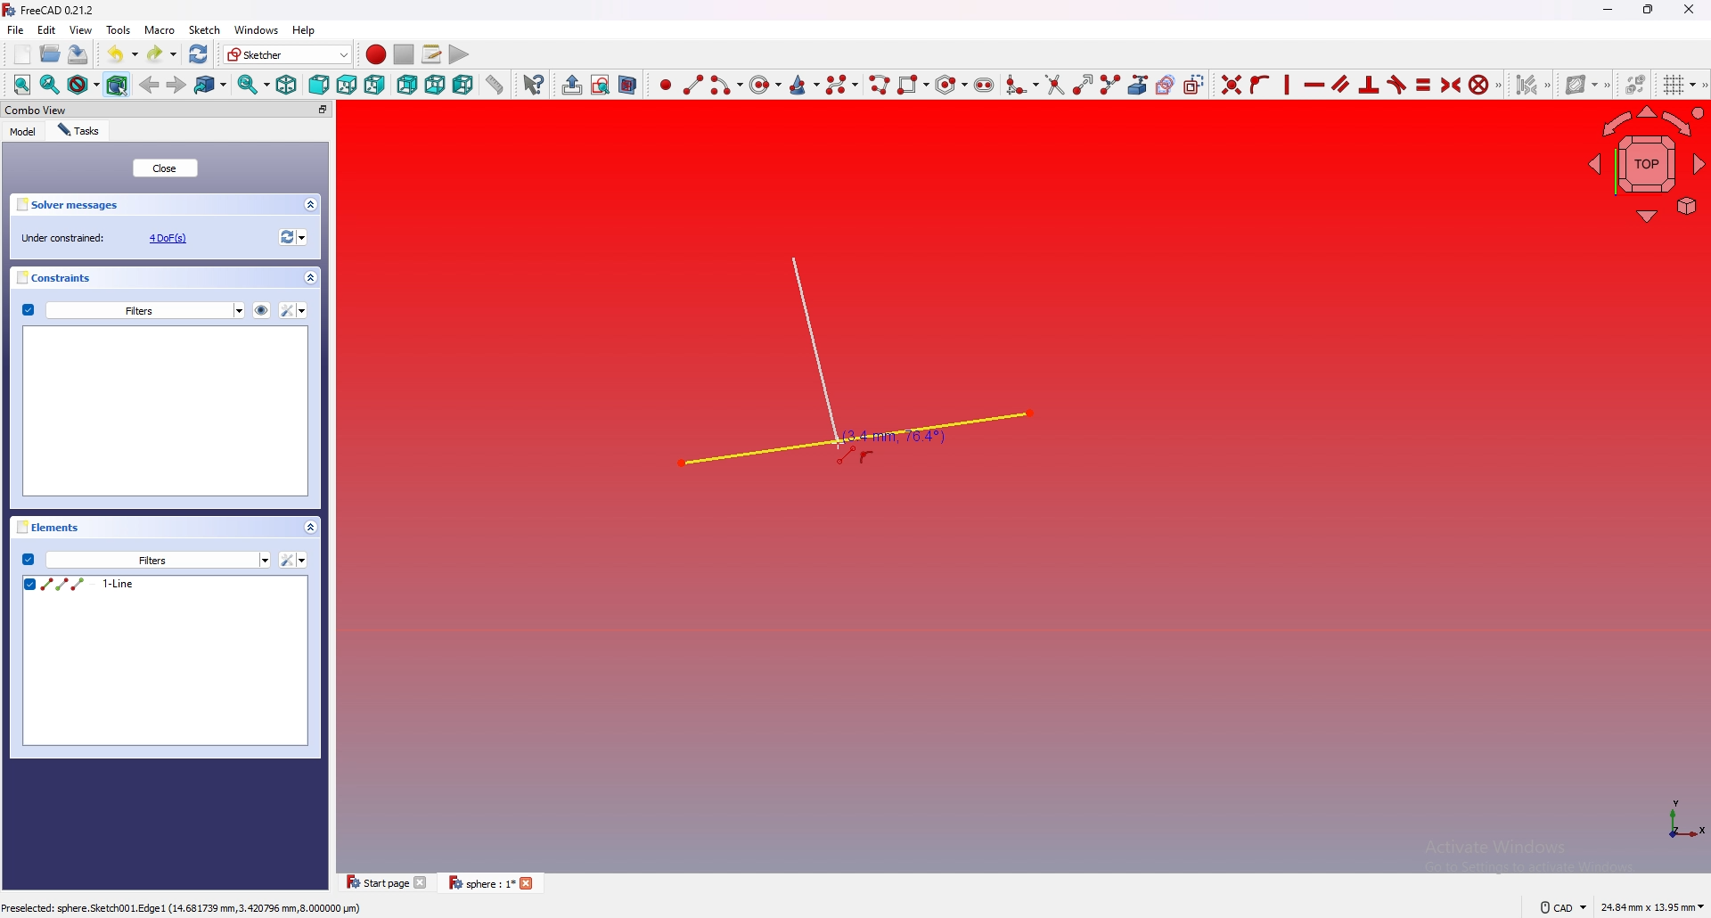  Describe the element at coordinates (168, 204) in the screenshot. I see `Solver messages` at that location.